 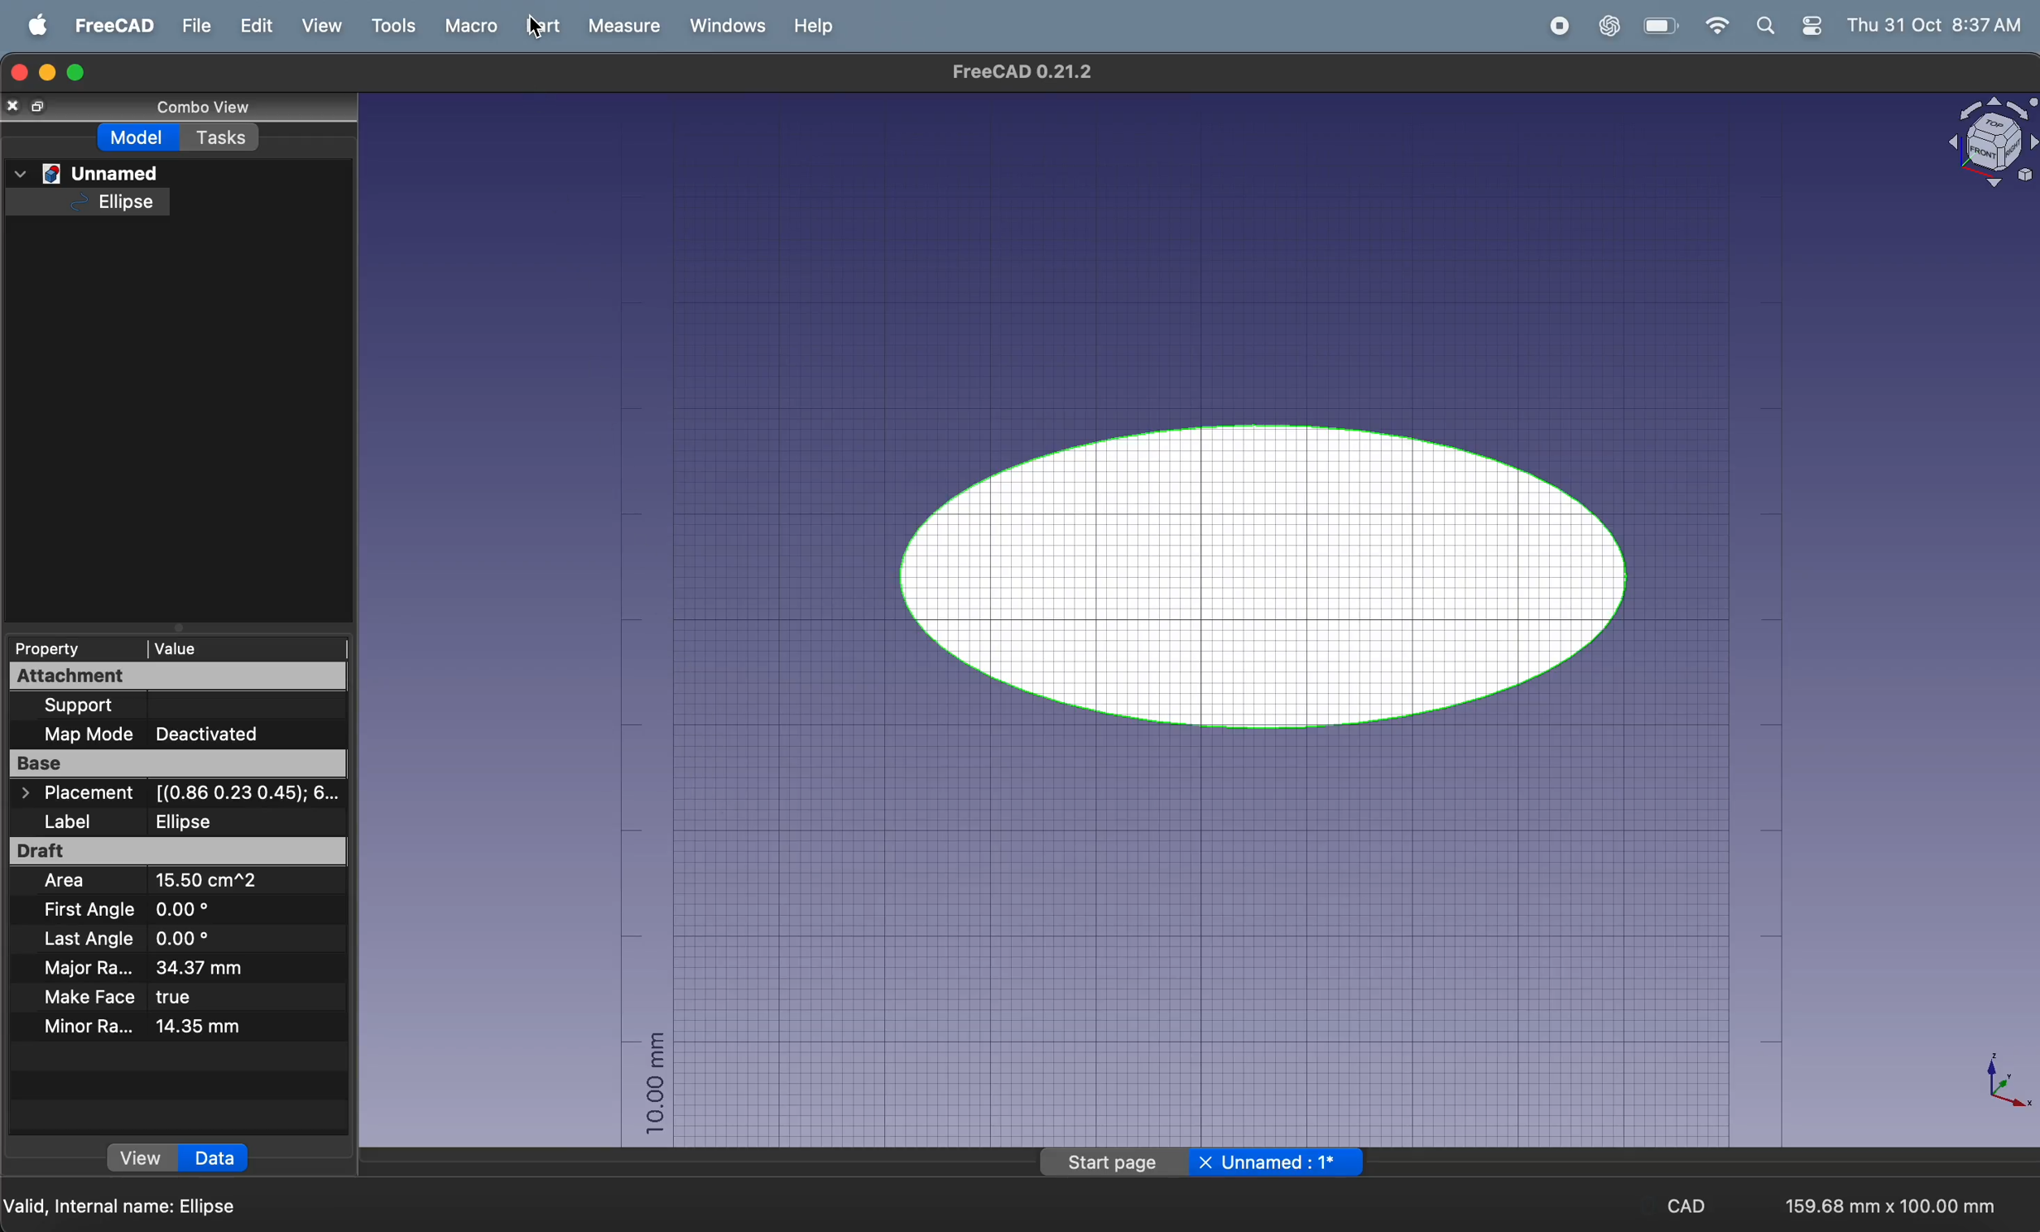 I want to click on attachment, so click(x=171, y=676).